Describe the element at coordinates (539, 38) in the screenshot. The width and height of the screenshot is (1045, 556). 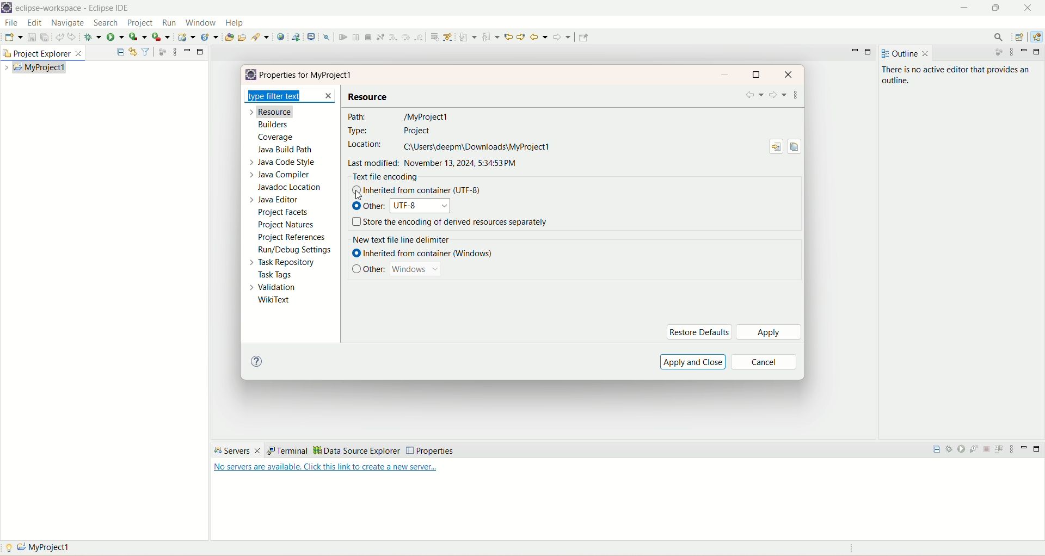
I see `back` at that location.